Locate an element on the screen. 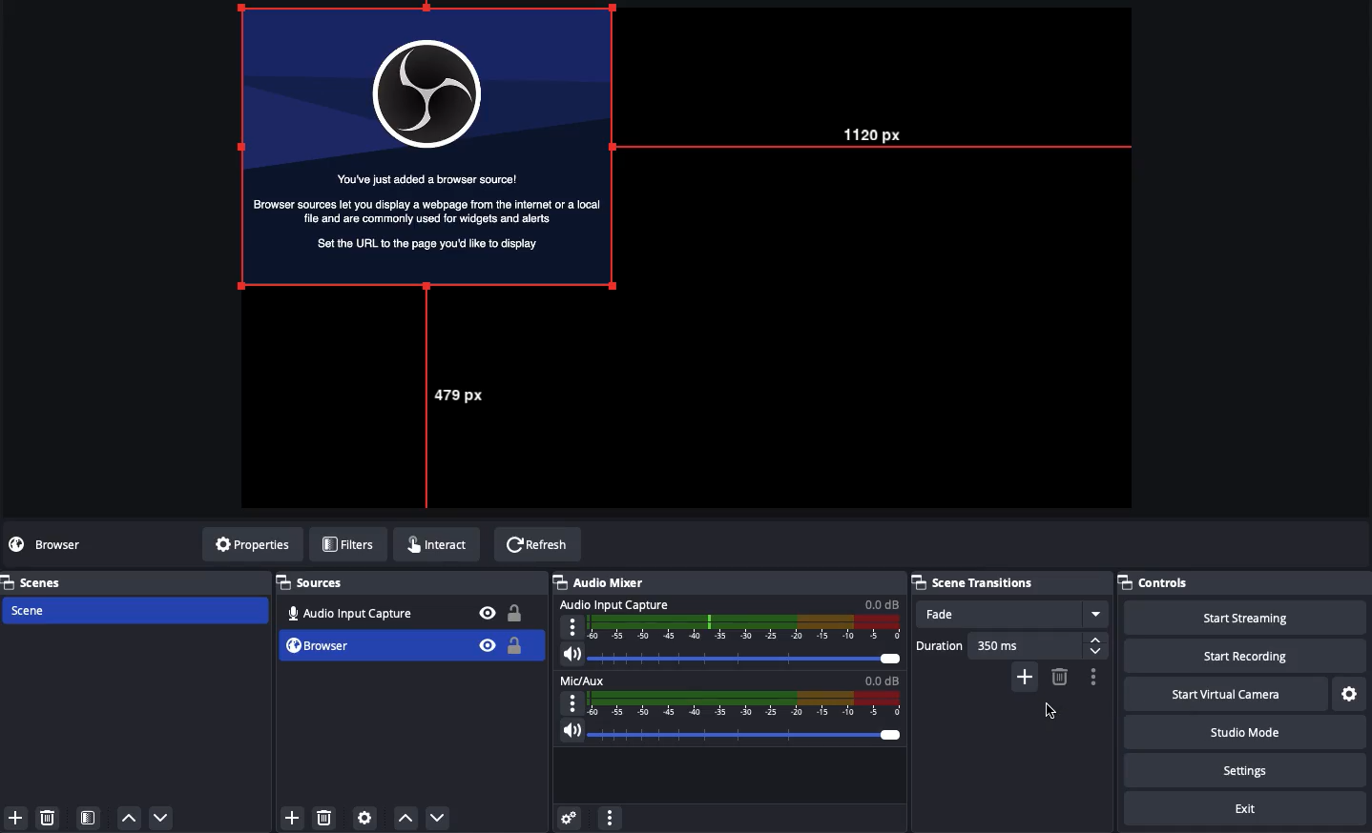 The width and height of the screenshot is (1372, 833). Start recording is located at coordinates (1238, 655).